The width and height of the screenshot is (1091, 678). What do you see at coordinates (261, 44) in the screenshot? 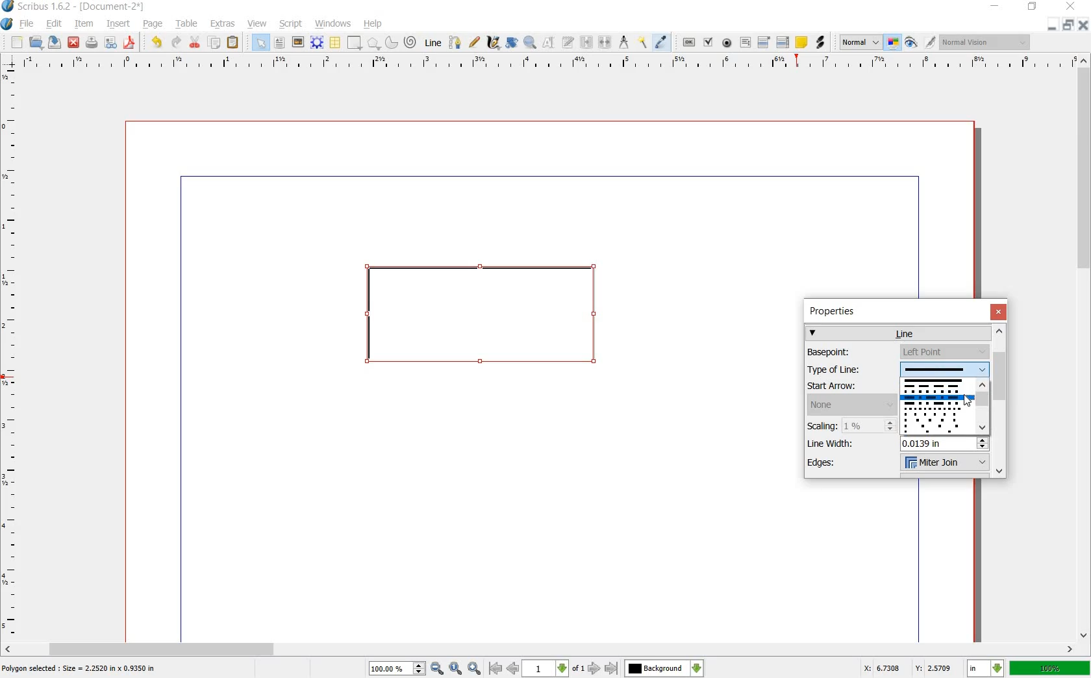
I see `SELECT` at bounding box center [261, 44].